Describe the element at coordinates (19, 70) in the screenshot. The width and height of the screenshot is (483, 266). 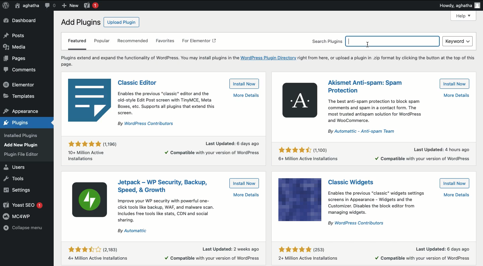
I see `Comments` at that location.